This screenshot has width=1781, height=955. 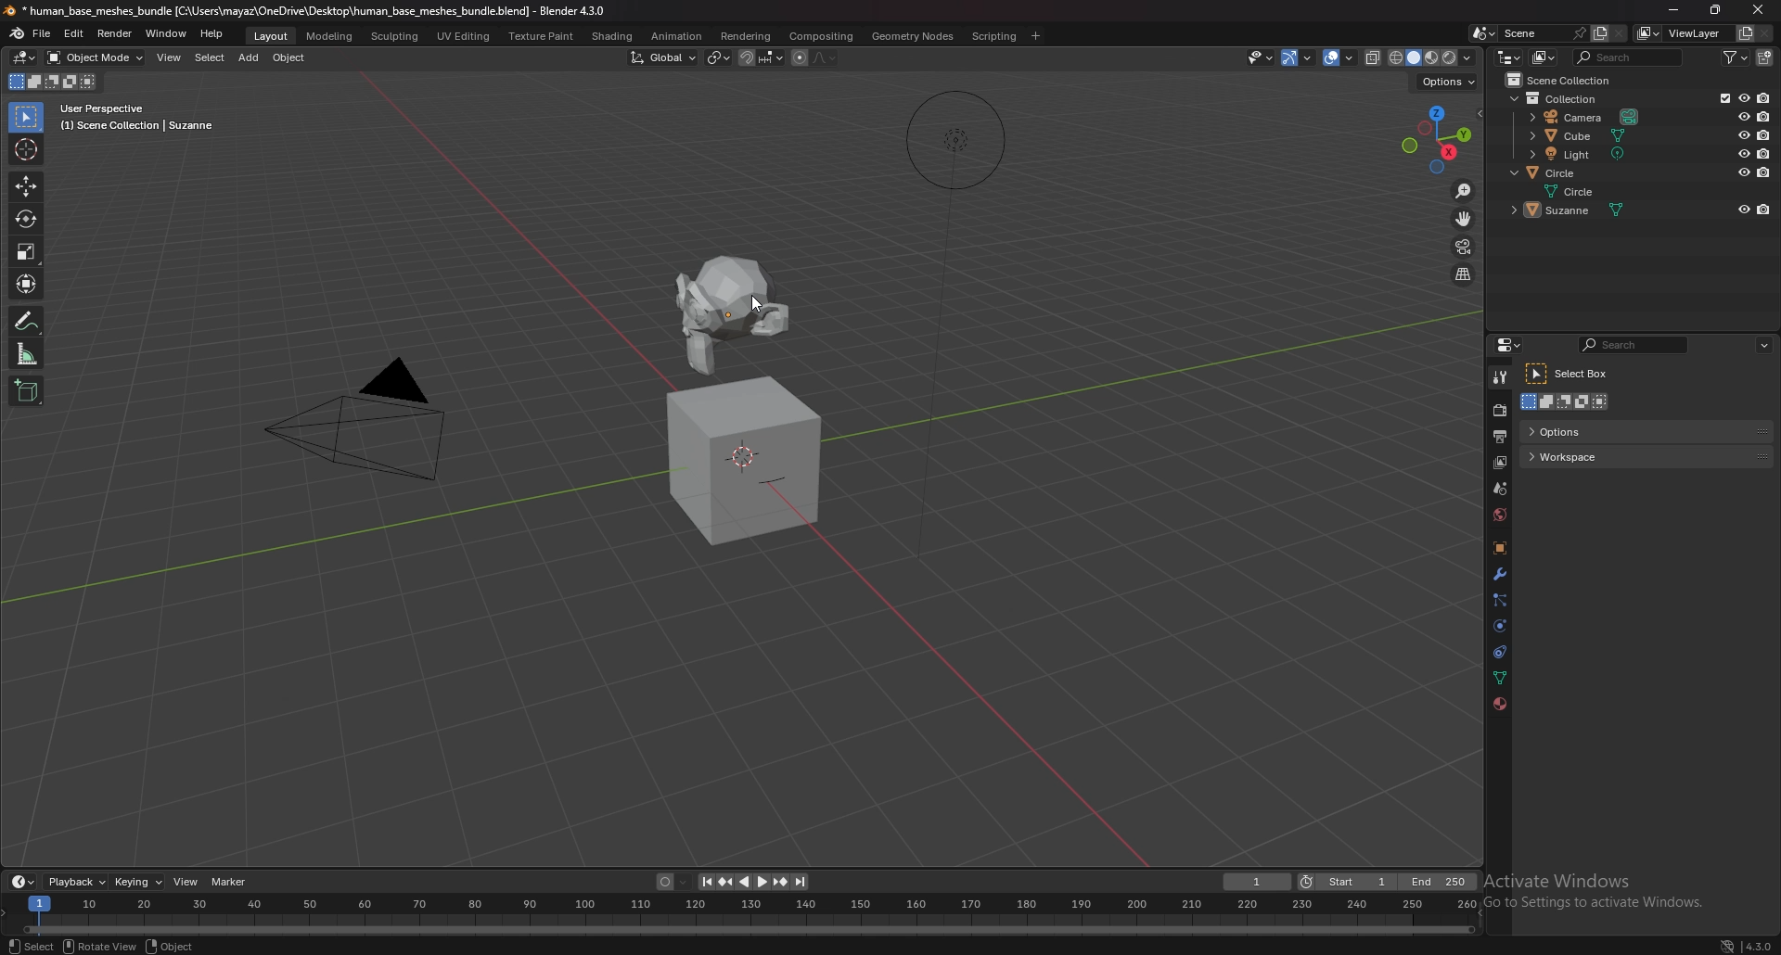 I want to click on version, so click(x=1759, y=947).